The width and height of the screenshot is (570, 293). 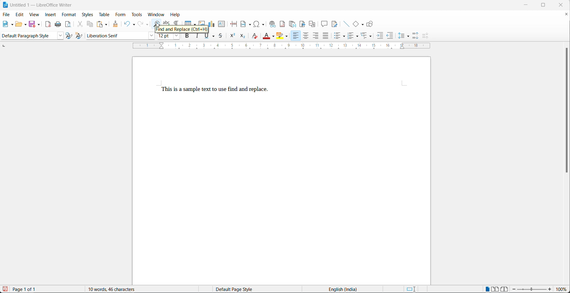 I want to click on view, so click(x=34, y=15).